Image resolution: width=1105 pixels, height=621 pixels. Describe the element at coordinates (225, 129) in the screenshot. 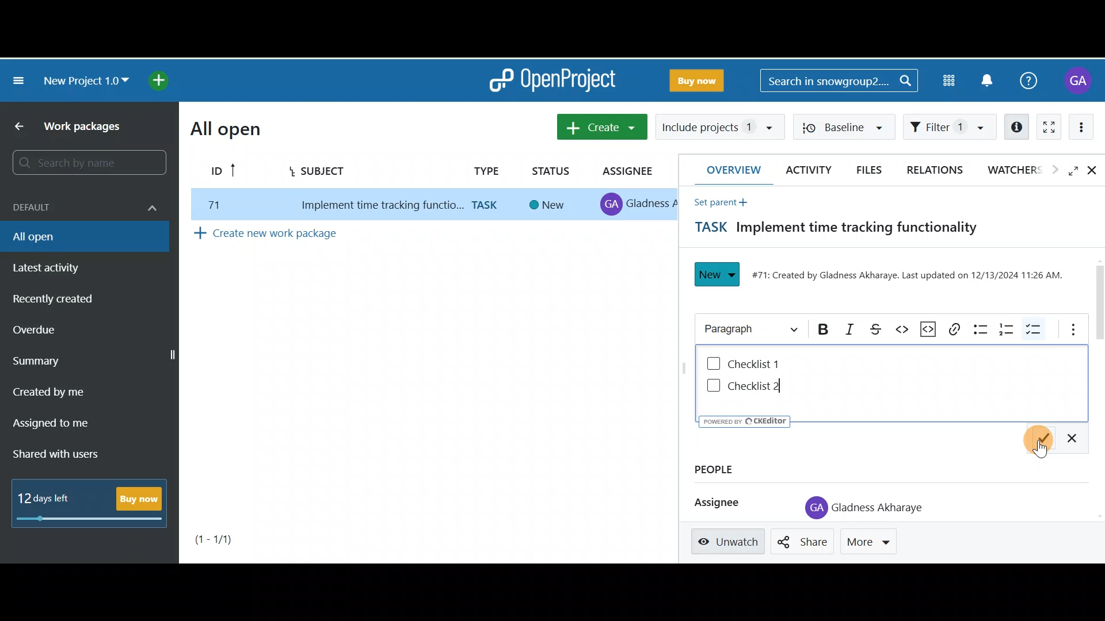

I see `All open` at that location.